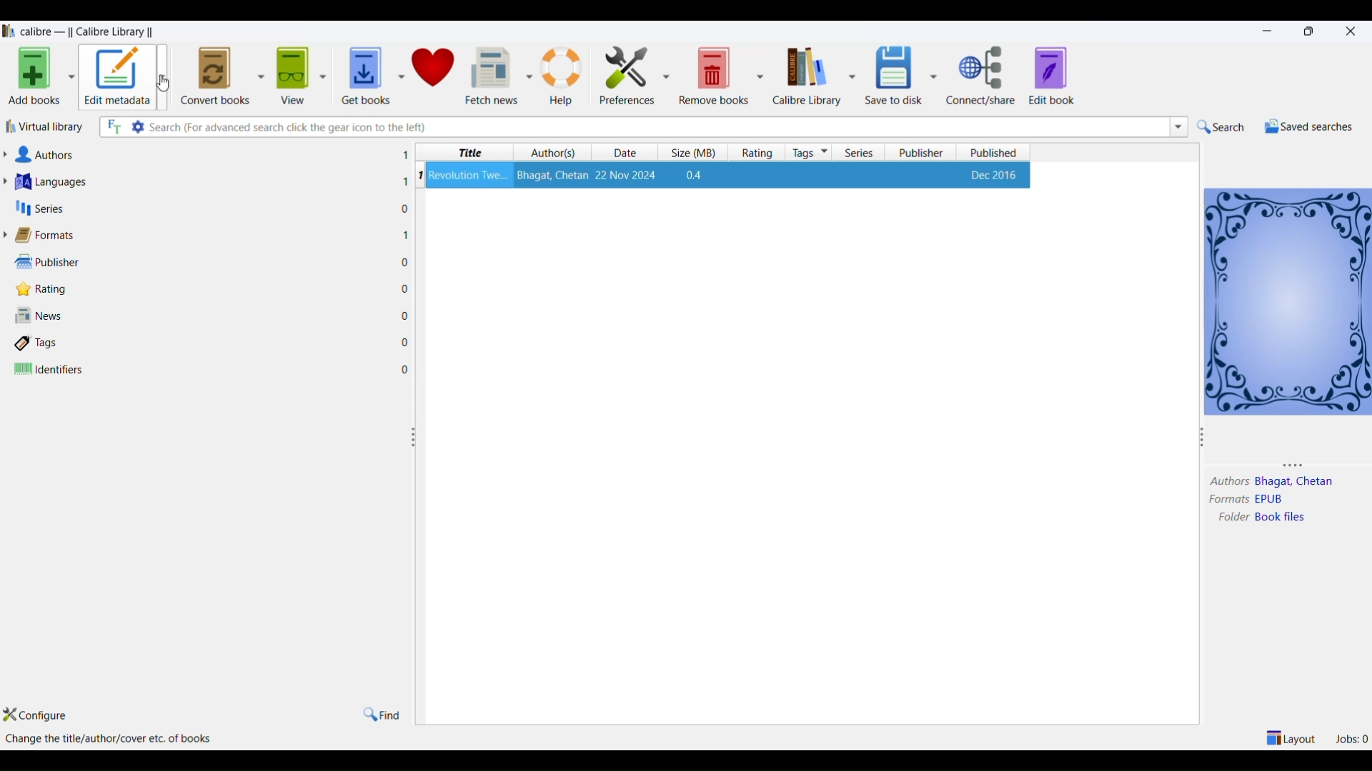 Image resolution: width=1372 pixels, height=771 pixels. What do you see at coordinates (406, 234) in the screenshot?
I see `1` at bounding box center [406, 234].